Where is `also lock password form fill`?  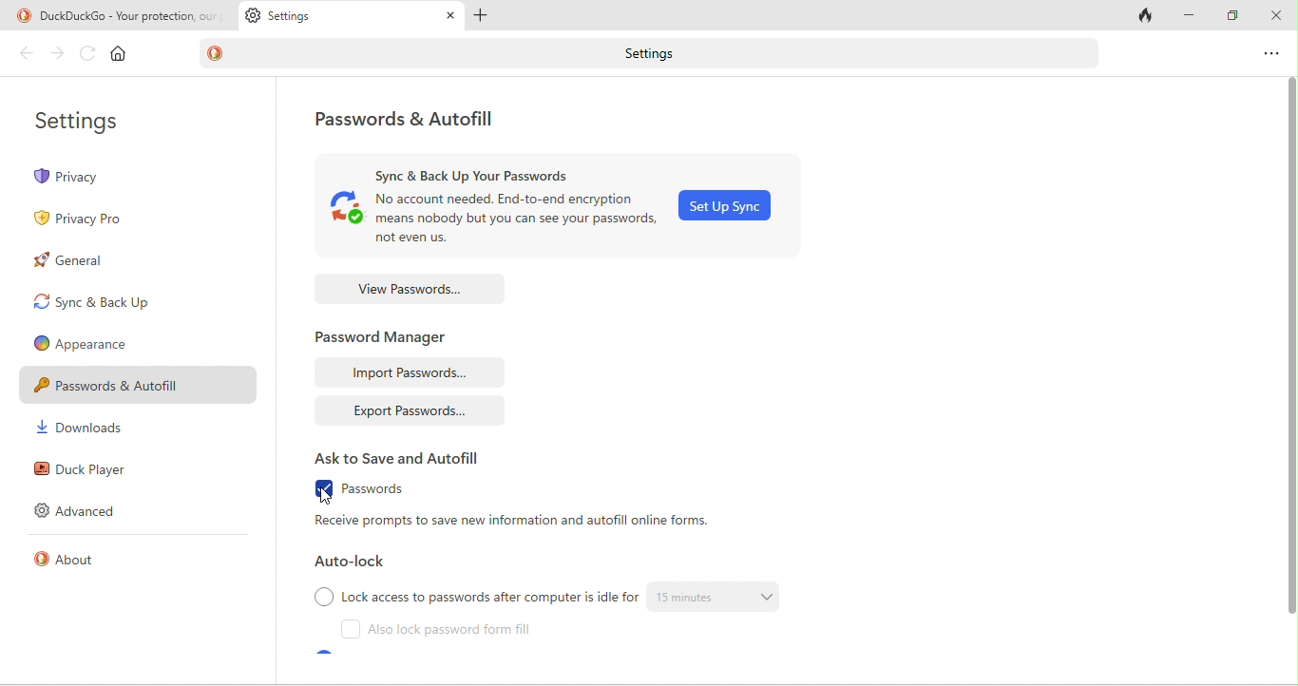 also lock password form fill is located at coordinates (459, 630).